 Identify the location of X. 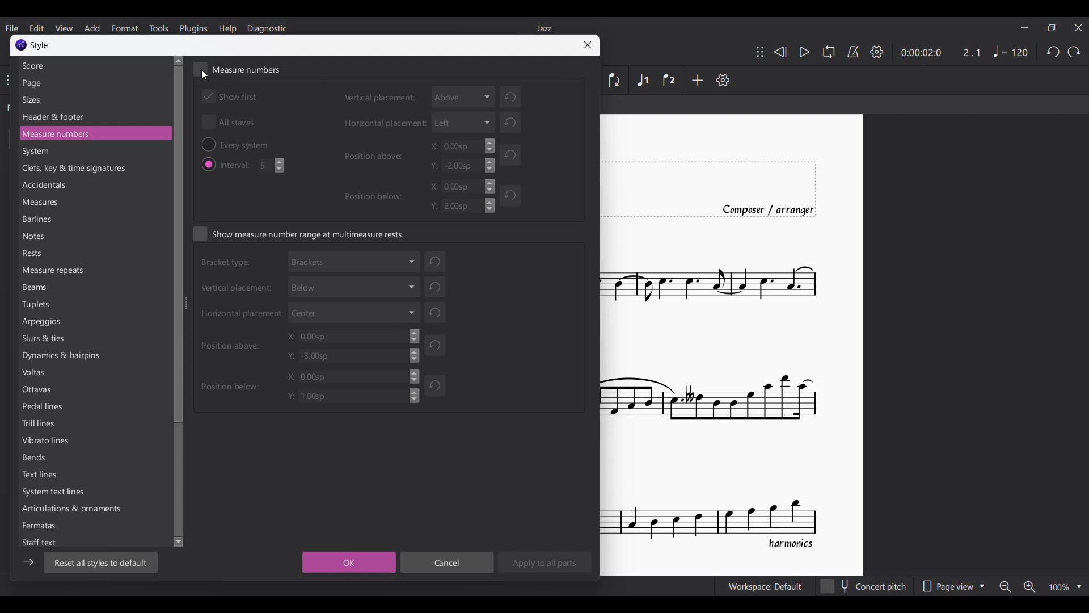
(354, 336).